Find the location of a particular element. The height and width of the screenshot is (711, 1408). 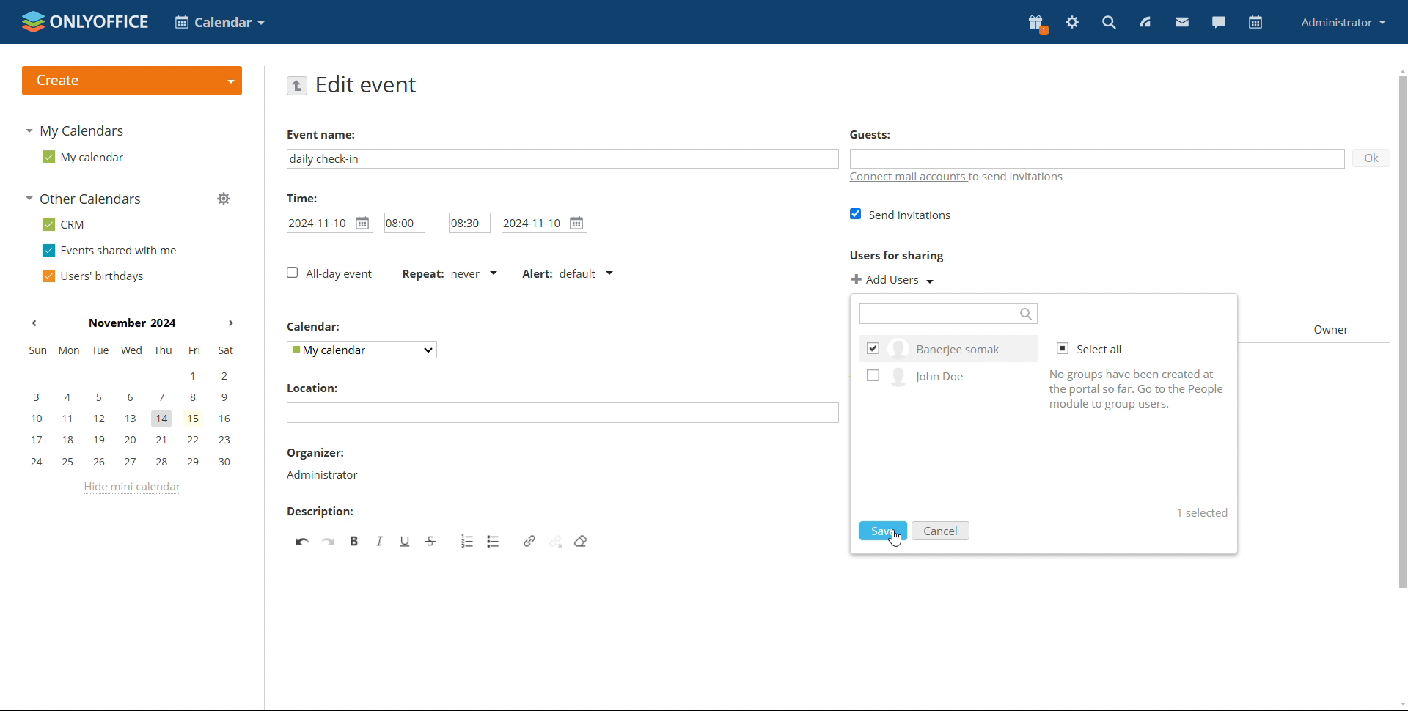

my calendars is located at coordinates (73, 130).